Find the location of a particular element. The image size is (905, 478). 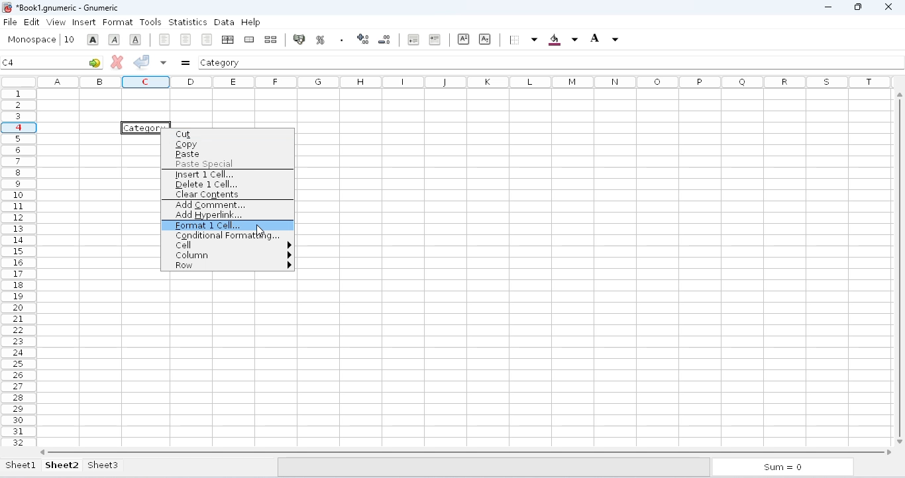

row is located at coordinates (232, 266).